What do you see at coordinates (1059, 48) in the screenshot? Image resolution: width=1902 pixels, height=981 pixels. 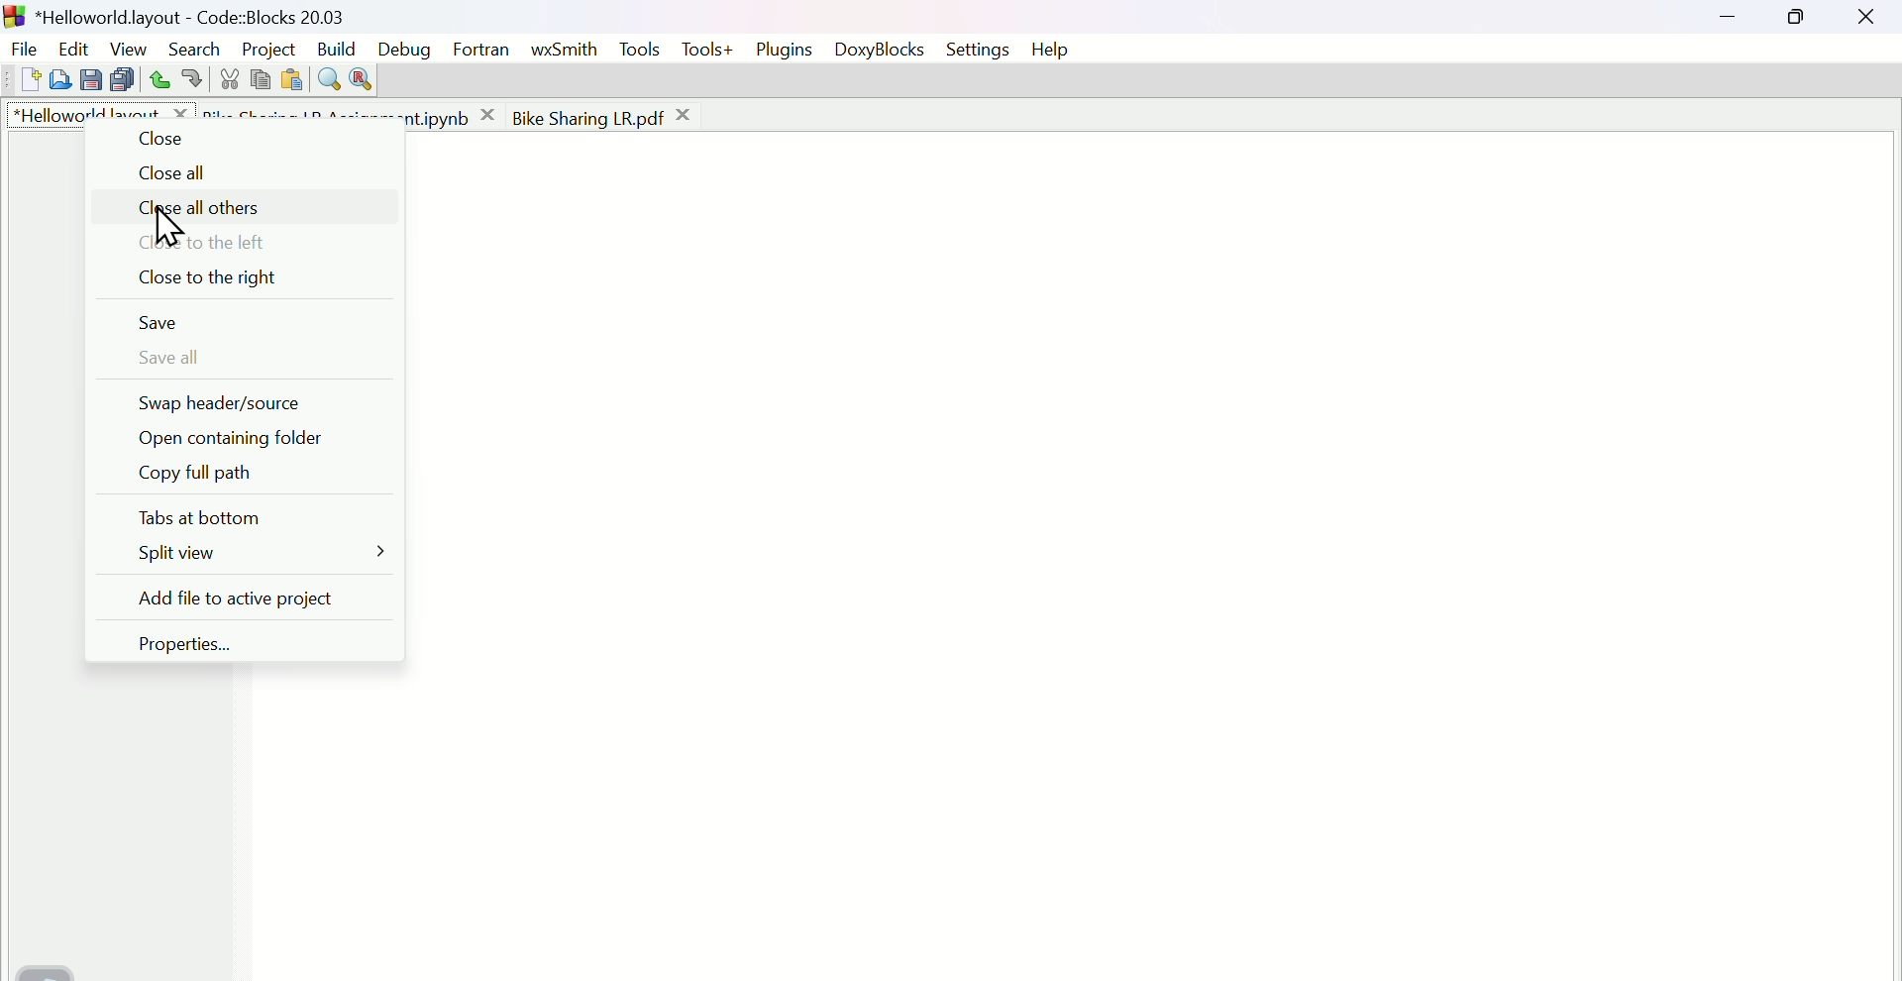 I see `Help` at bounding box center [1059, 48].